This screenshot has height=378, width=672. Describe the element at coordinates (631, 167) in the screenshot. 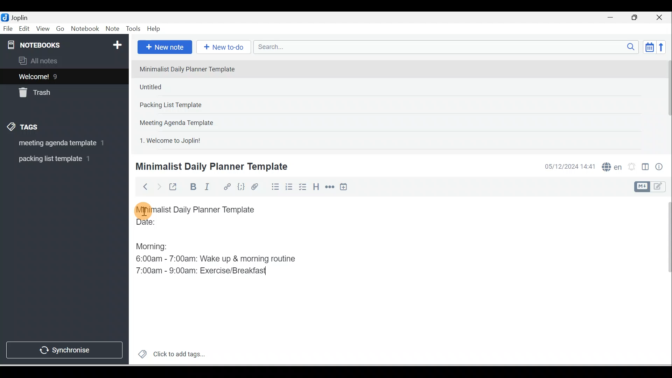

I see `Set alarm` at that location.